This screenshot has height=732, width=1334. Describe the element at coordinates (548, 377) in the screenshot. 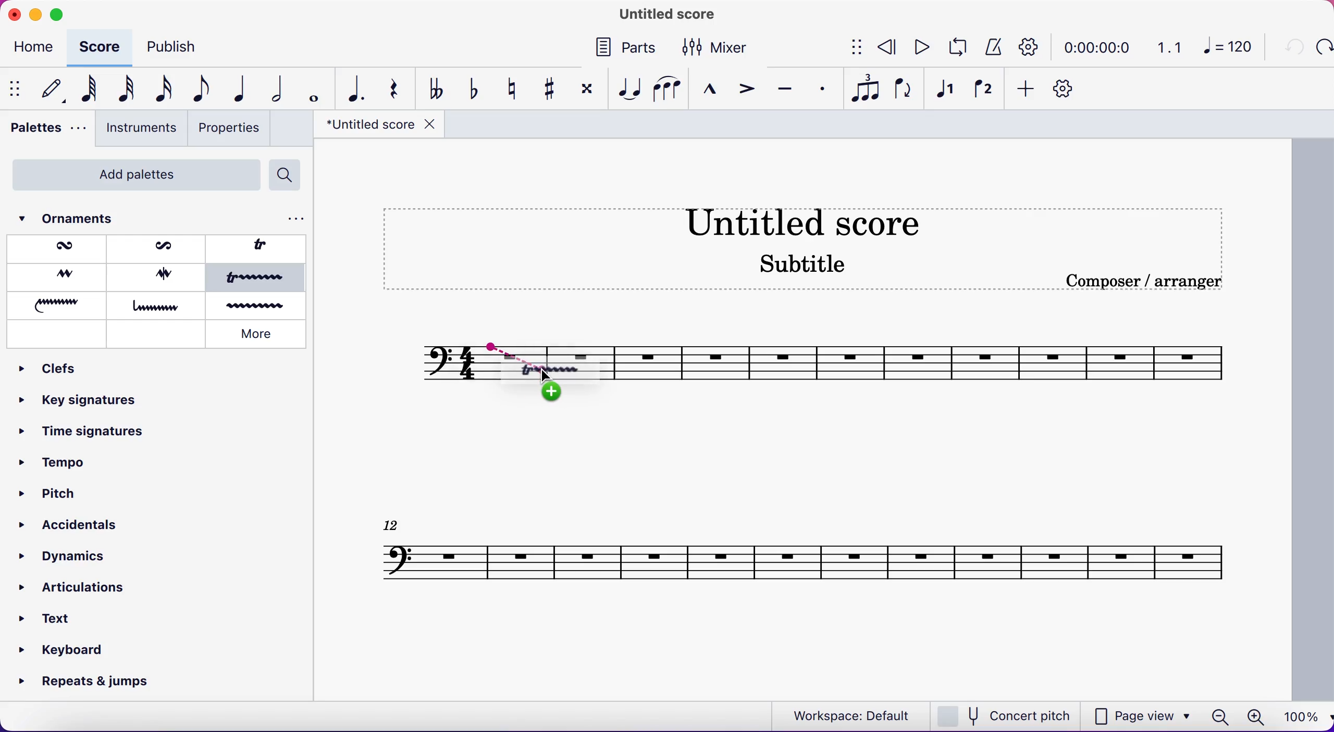

I see `cursor` at that location.